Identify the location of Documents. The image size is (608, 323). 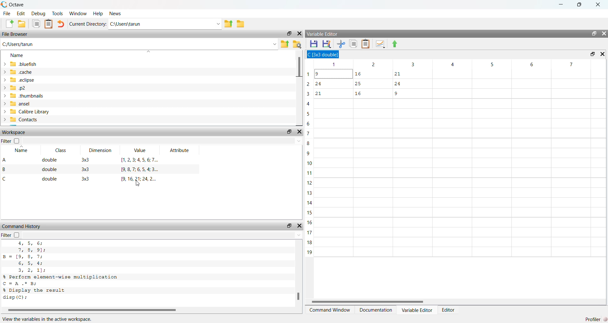
(353, 44).